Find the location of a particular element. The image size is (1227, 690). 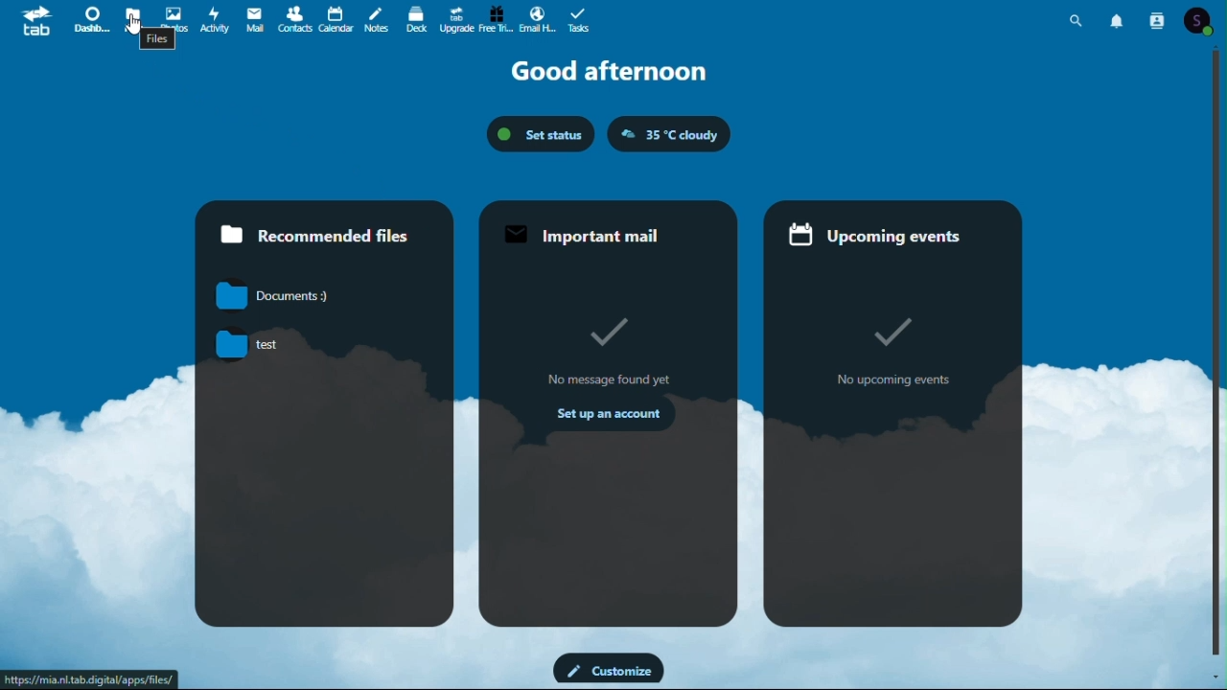

test is located at coordinates (239, 343).